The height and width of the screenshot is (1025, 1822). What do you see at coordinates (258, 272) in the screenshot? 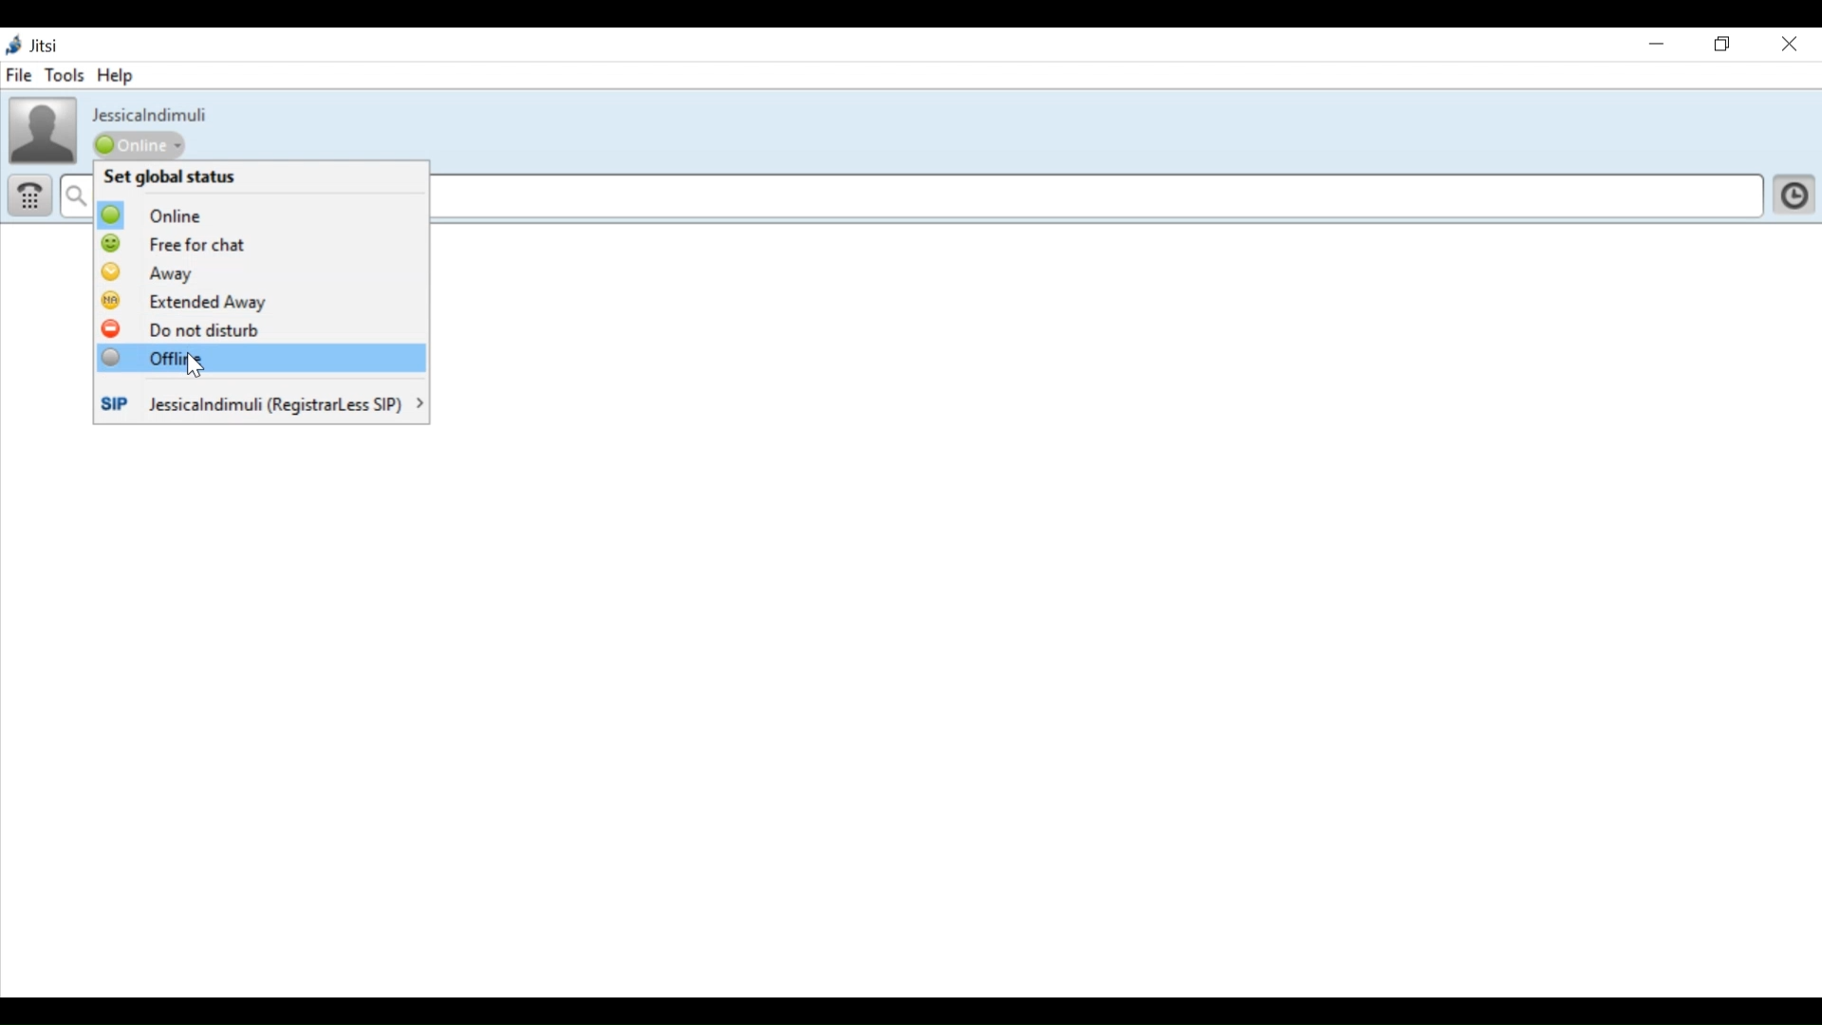
I see `Away` at bounding box center [258, 272].